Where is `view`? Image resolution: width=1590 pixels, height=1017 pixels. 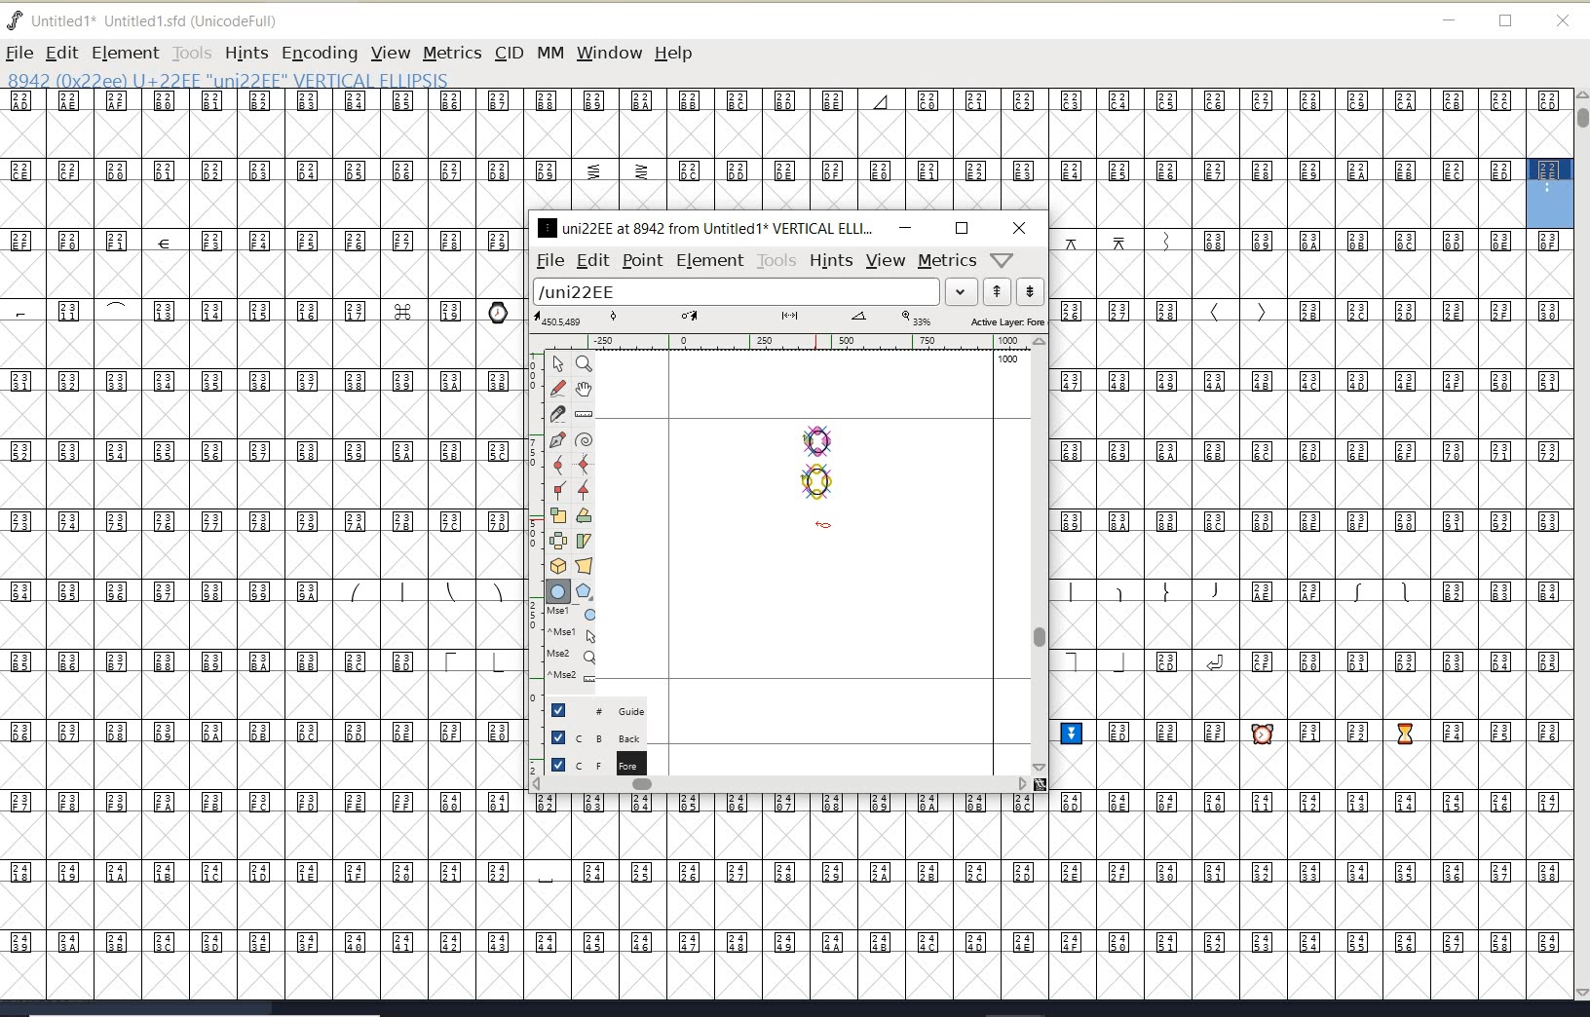 view is located at coordinates (886, 260).